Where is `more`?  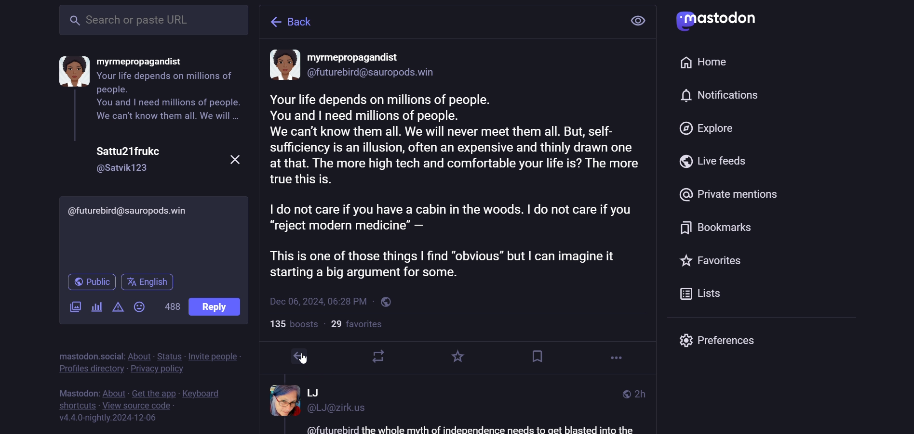 more is located at coordinates (614, 358).